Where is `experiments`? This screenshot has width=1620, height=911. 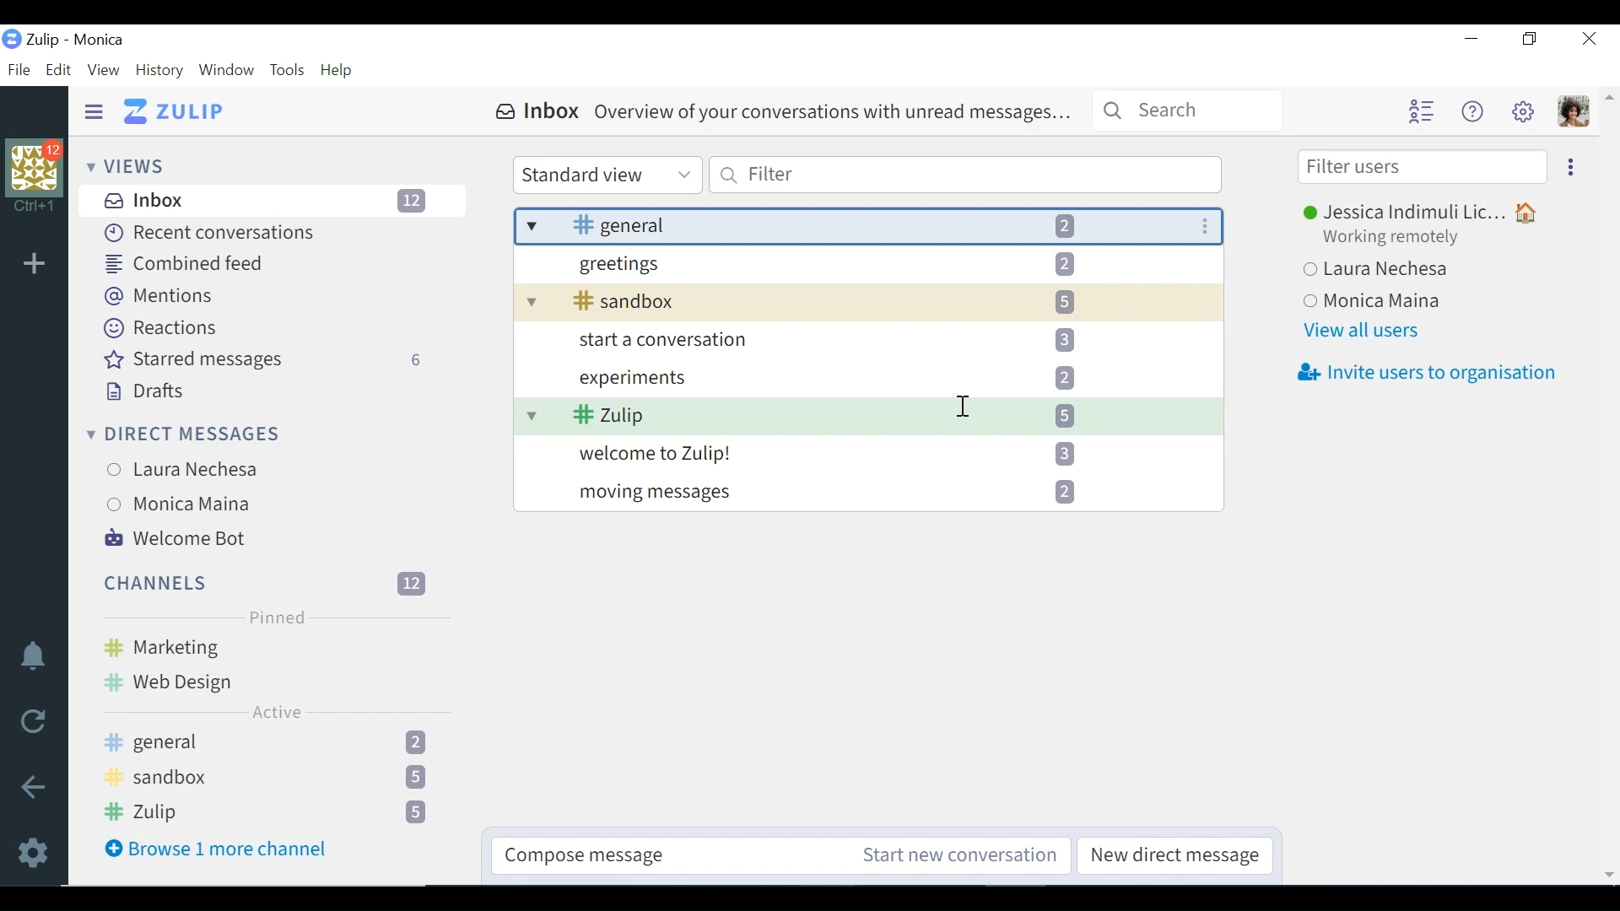
experiments is located at coordinates (848, 376).